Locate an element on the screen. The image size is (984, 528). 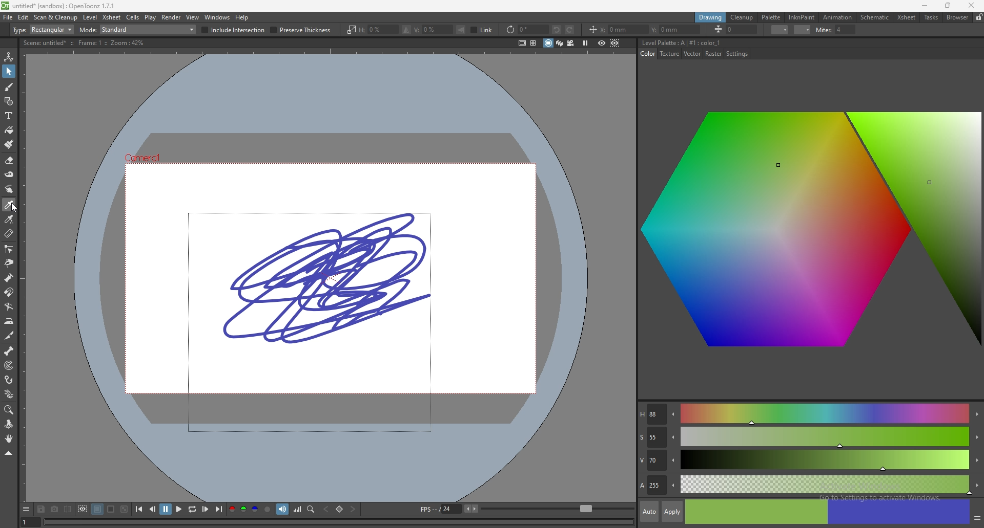
join is located at coordinates (803, 29).